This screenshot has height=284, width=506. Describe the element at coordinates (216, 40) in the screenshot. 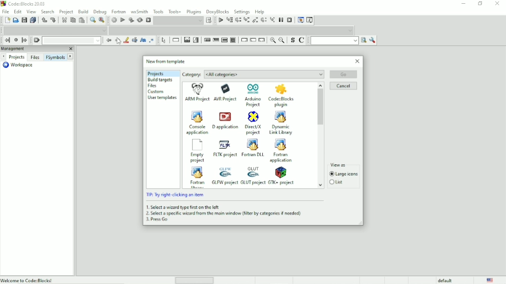

I see `Exit condition loop` at that location.